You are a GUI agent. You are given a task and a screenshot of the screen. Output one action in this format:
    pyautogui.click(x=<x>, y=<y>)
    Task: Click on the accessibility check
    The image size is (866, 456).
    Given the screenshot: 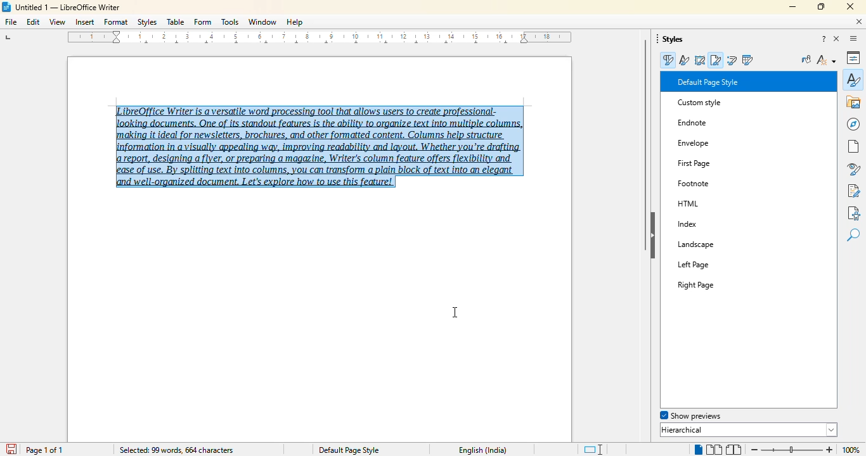 What is the action you would take?
    pyautogui.click(x=853, y=213)
    